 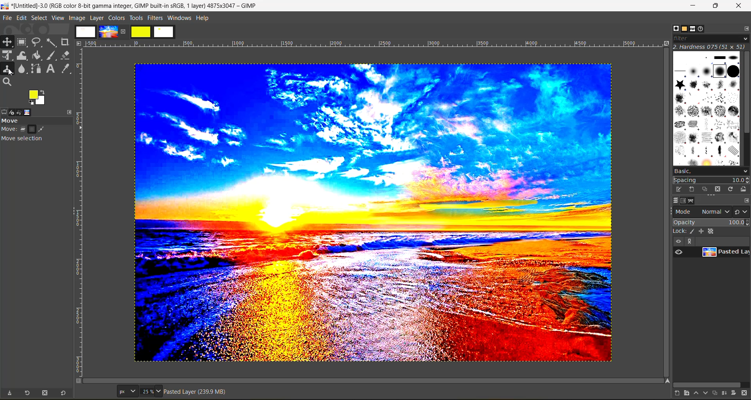 I want to click on background, so click(x=713, y=231).